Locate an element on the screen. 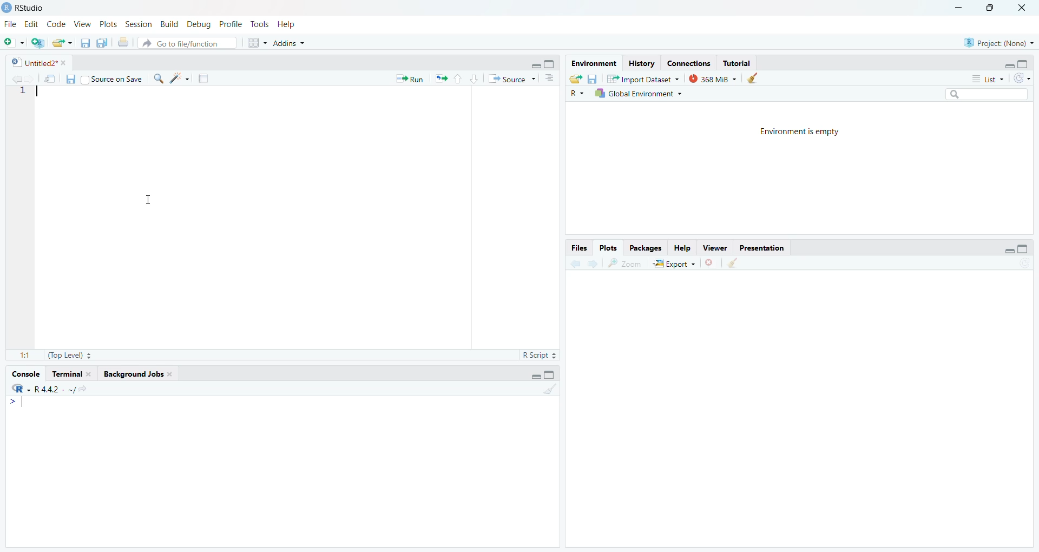 Image resolution: width=1039 pixels, height=552 pixels. v Plots is located at coordinates (109, 25).